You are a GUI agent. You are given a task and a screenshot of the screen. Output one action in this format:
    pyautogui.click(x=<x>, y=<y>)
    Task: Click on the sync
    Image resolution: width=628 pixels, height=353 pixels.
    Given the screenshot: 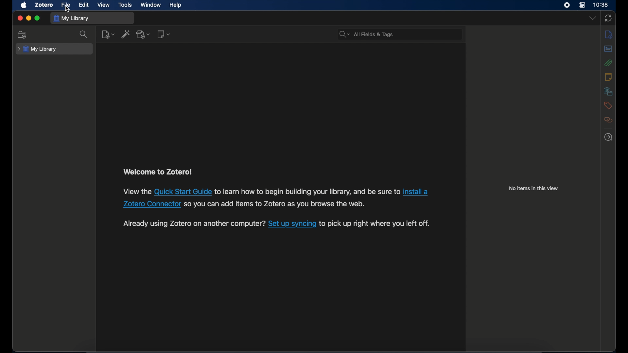 What is the action you would take?
    pyautogui.click(x=608, y=18)
    